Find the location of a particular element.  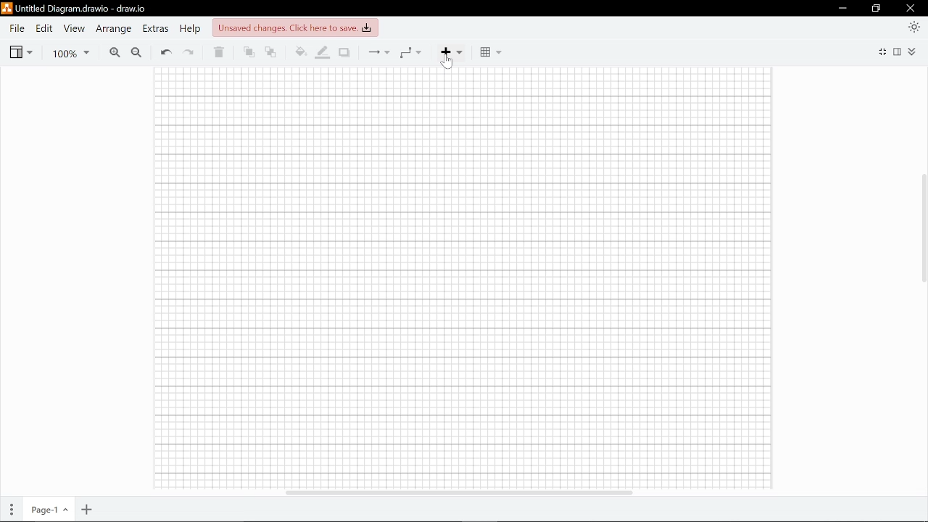

Add page is located at coordinates (87, 511).